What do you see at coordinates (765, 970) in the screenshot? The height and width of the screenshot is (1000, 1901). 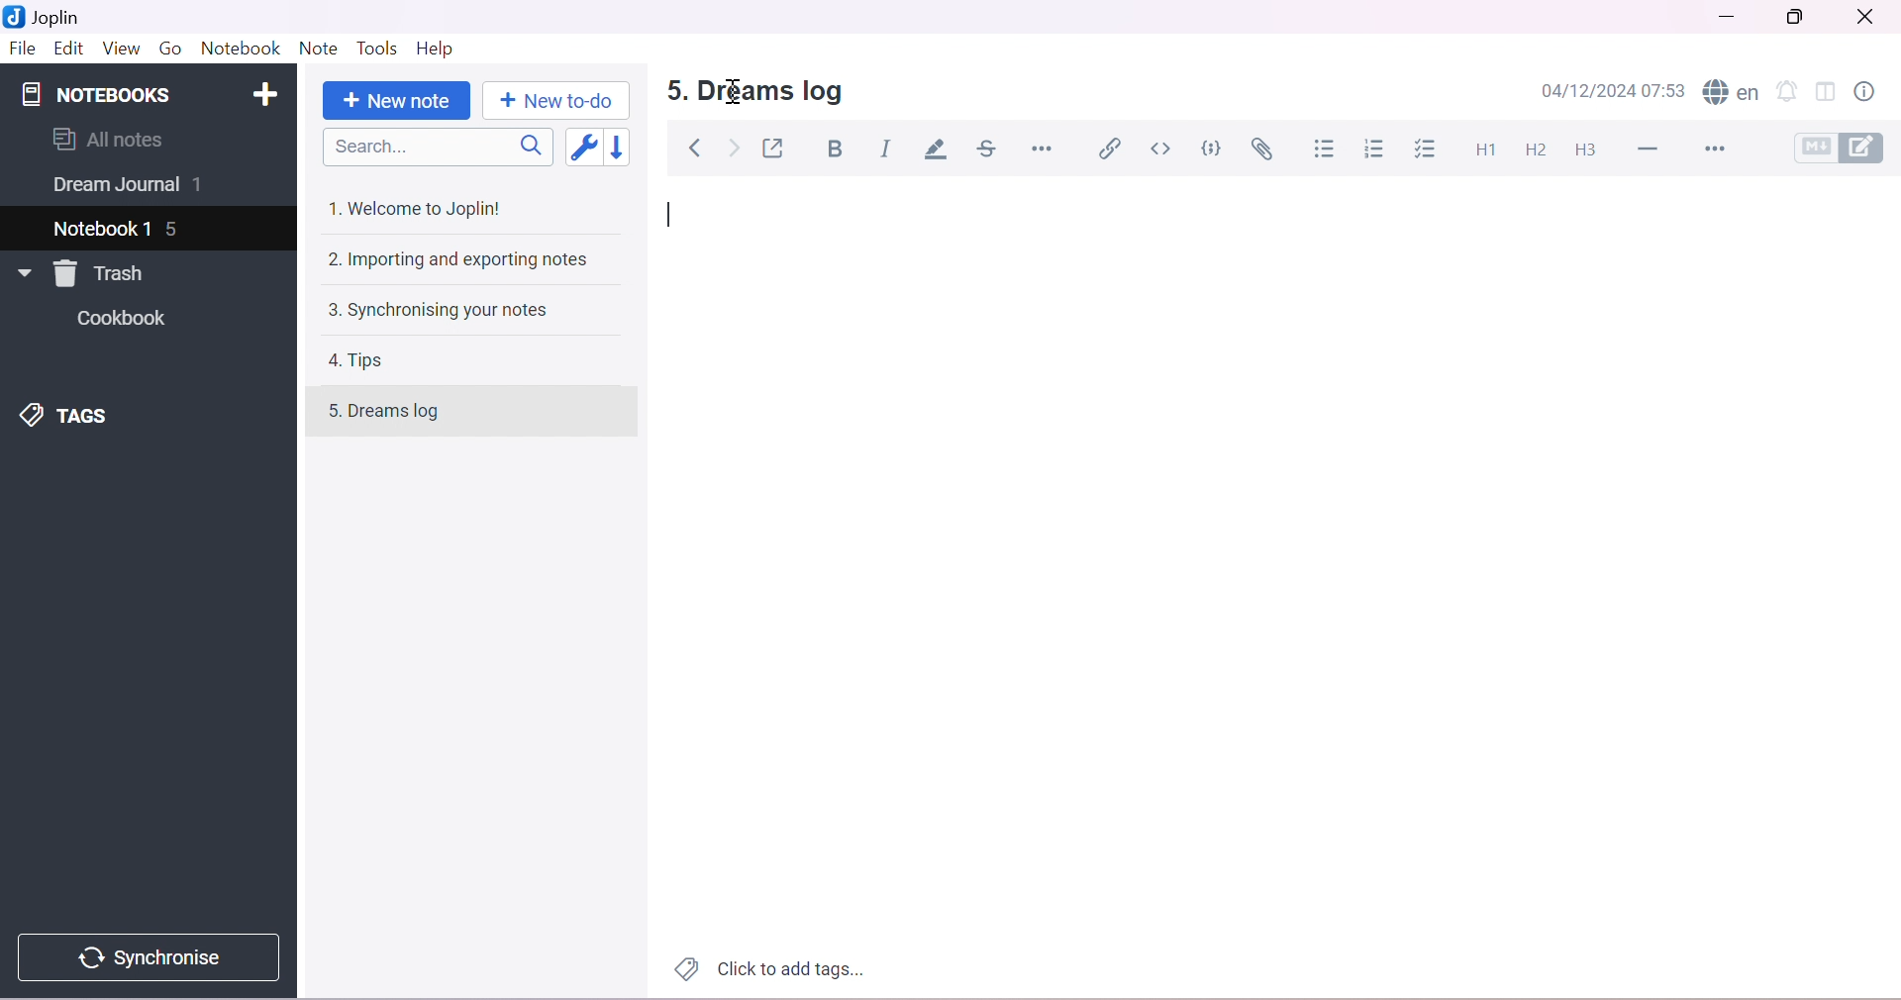 I see `Click to add tags` at bounding box center [765, 970].